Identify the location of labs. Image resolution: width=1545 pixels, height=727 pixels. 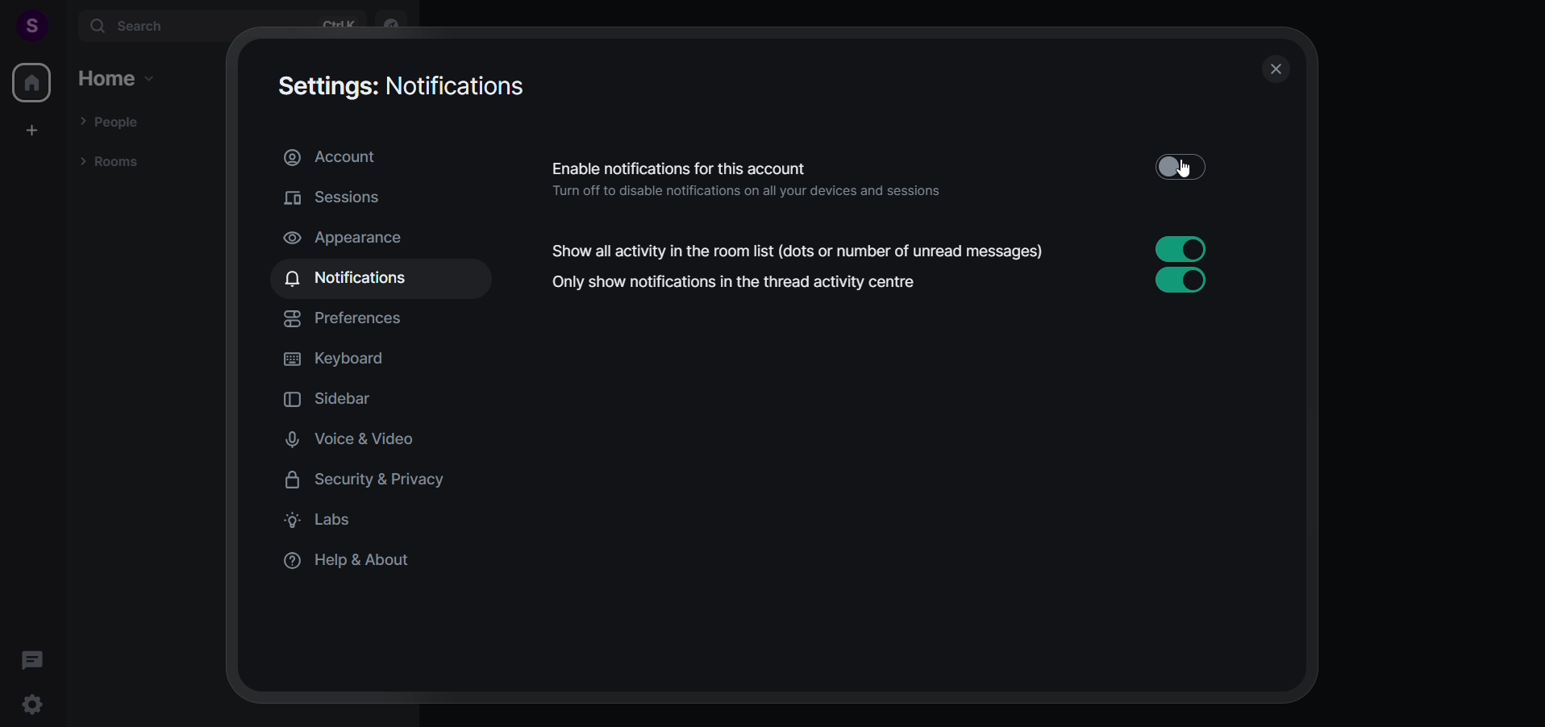
(328, 522).